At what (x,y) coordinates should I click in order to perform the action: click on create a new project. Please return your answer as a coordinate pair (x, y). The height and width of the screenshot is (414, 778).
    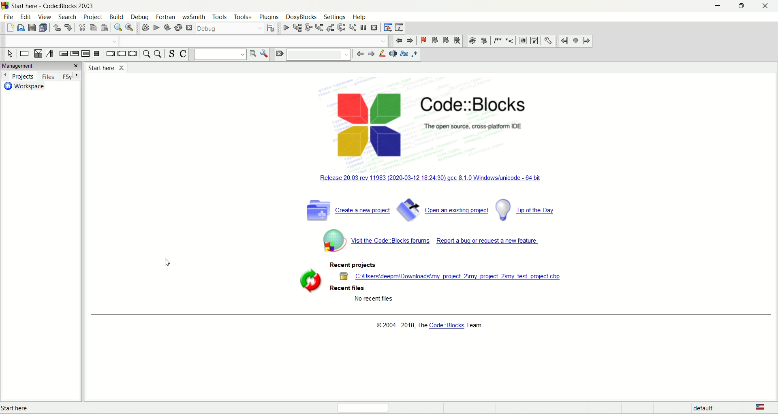
    Looking at the image, I should click on (346, 210).